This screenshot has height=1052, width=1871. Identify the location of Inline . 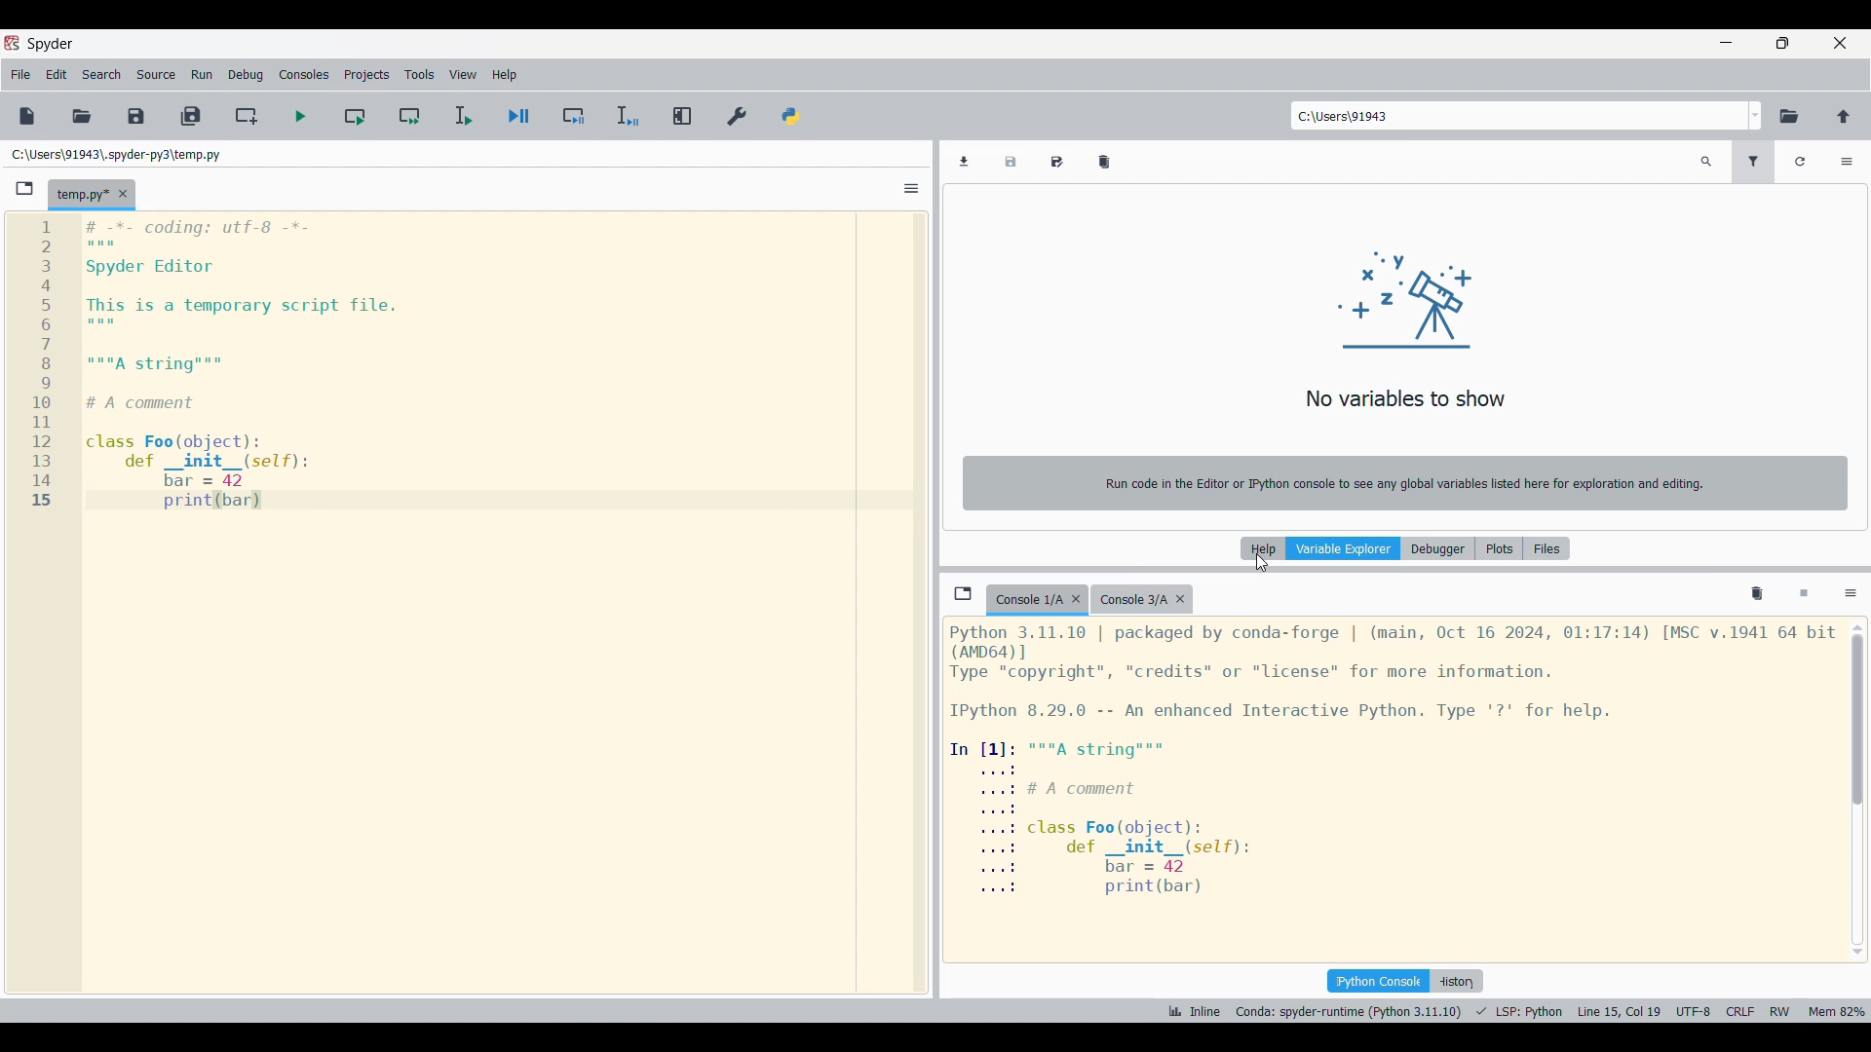
(1198, 1006).